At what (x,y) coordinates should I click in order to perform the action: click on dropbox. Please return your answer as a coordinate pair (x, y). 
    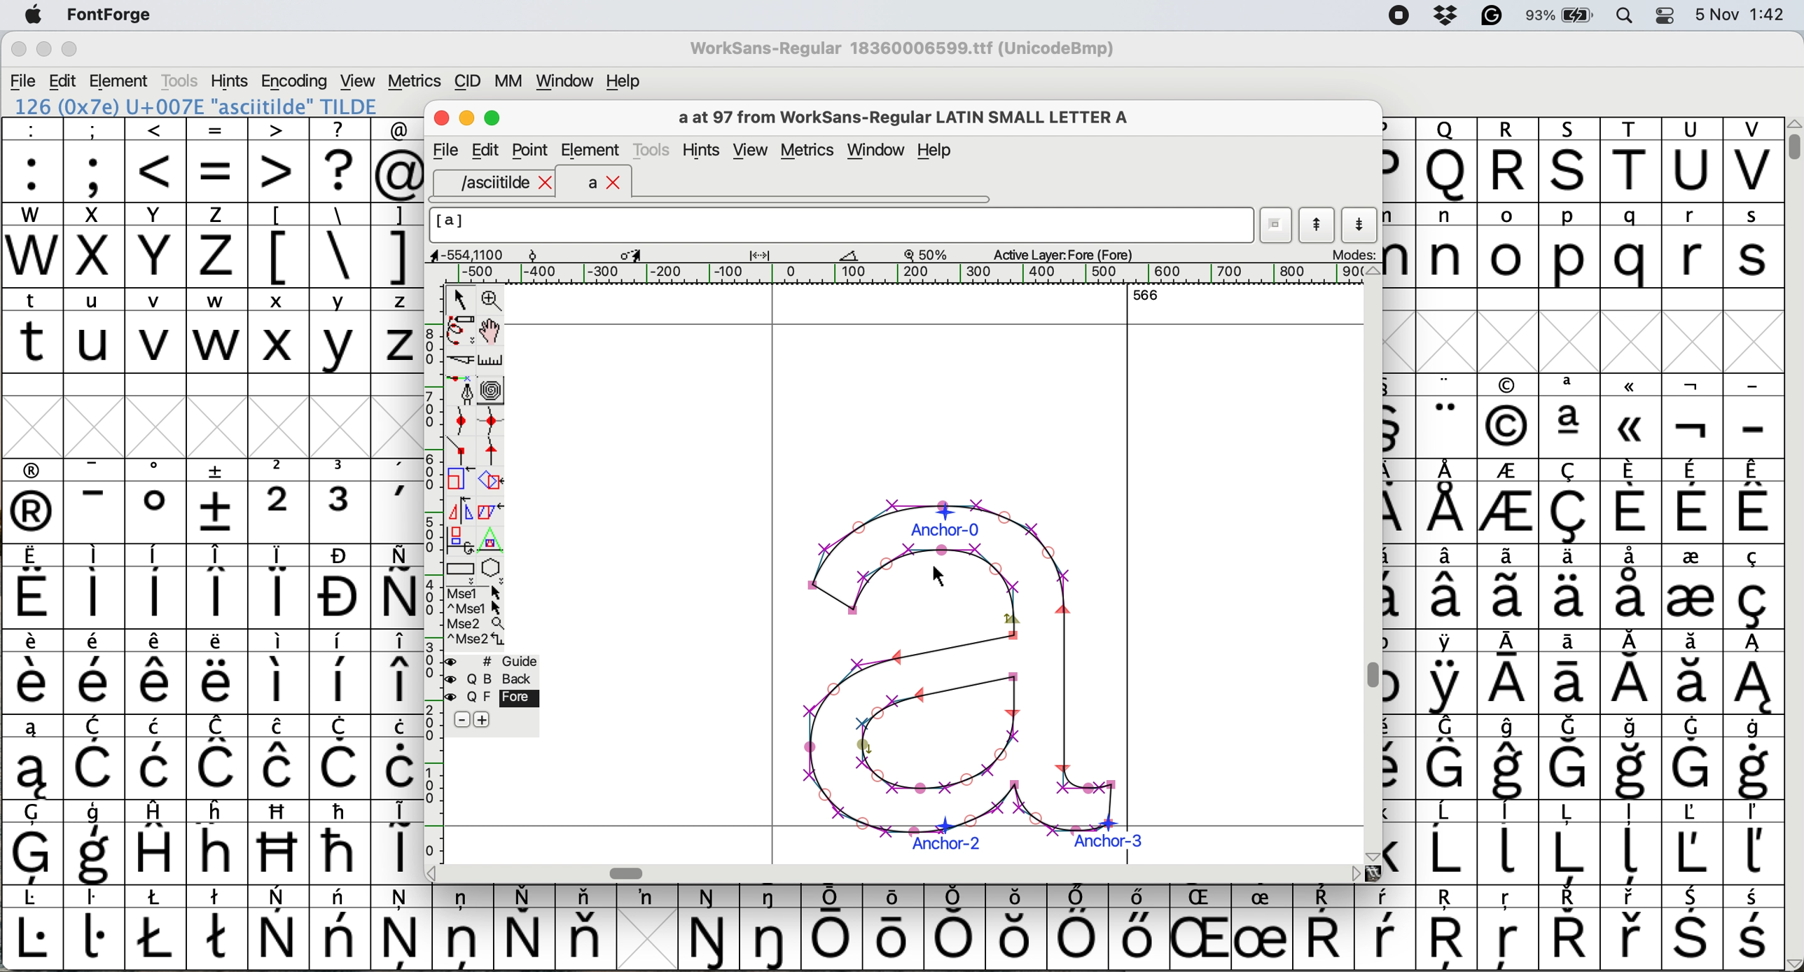
    Looking at the image, I should click on (1441, 15).